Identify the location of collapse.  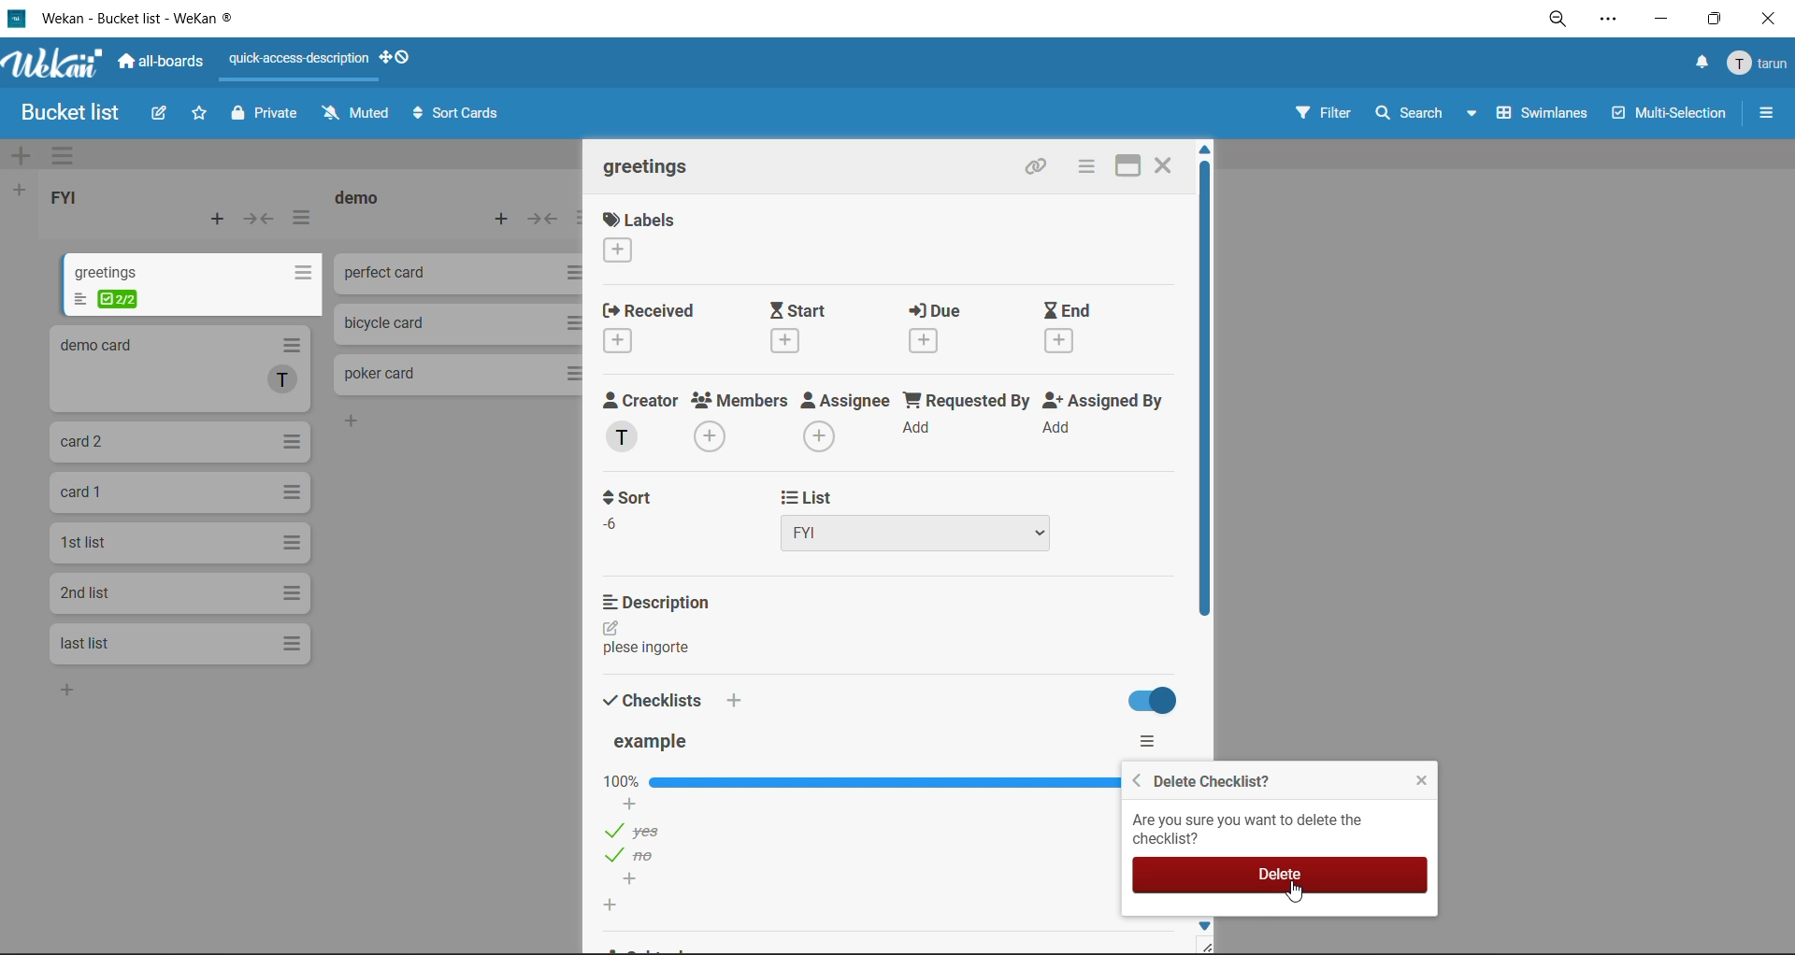
(544, 220).